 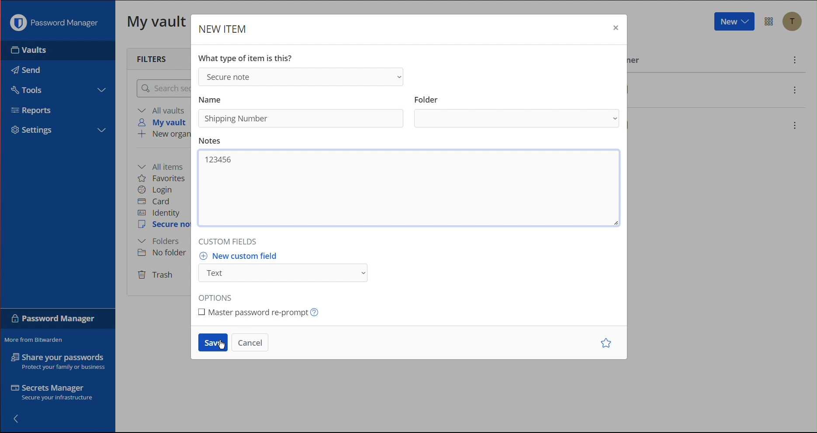 What do you see at coordinates (604, 343) in the screenshot?
I see `Star` at bounding box center [604, 343].